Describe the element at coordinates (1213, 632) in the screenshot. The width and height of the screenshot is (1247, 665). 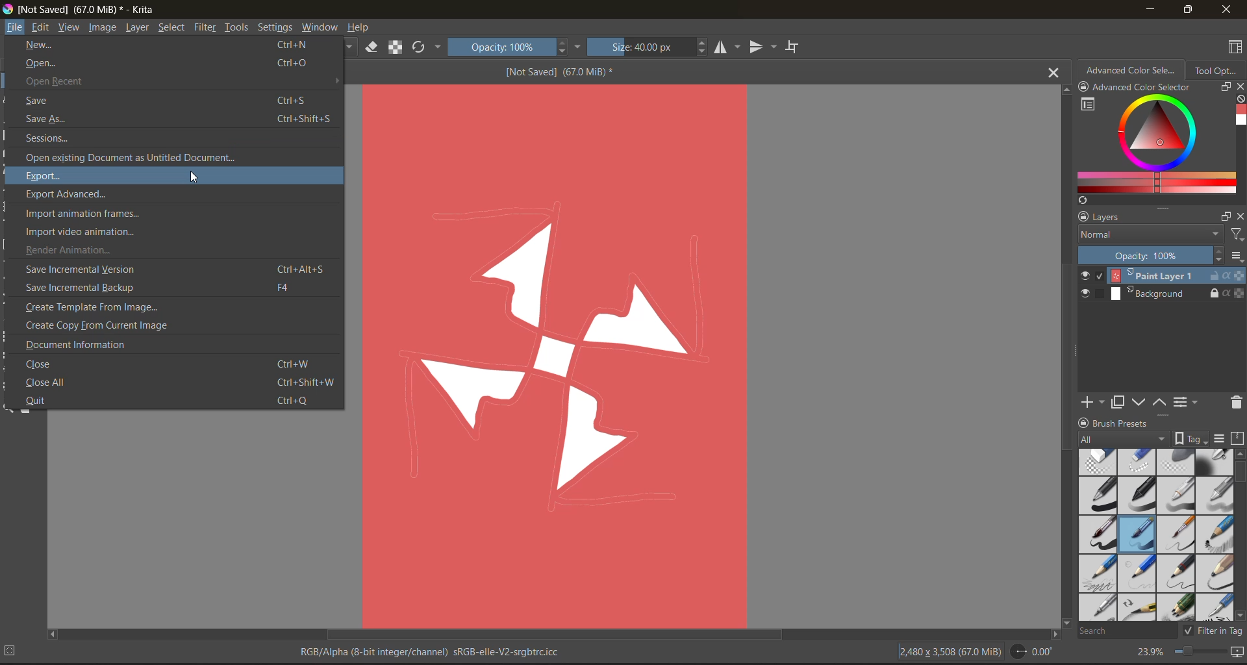
I see `filter tag` at that location.